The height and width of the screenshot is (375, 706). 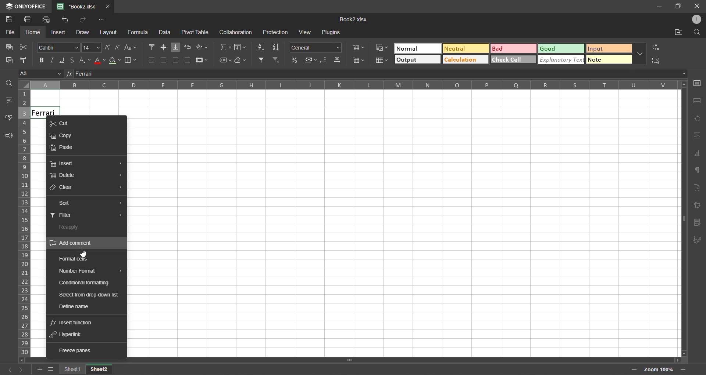 I want to click on reapply, so click(x=71, y=227).